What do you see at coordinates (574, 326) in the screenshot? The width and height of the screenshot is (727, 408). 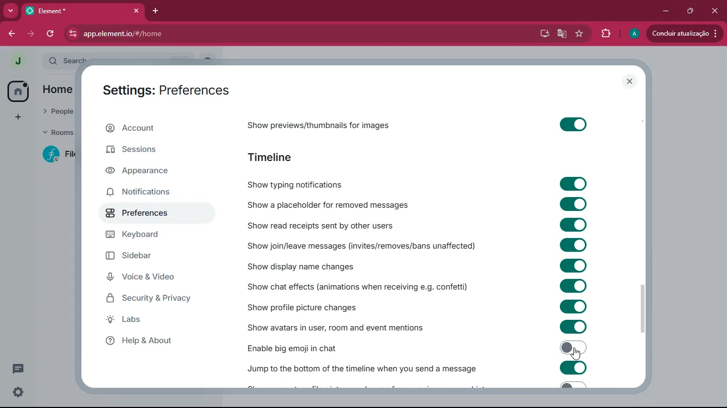 I see `toggle on ` at bounding box center [574, 326].